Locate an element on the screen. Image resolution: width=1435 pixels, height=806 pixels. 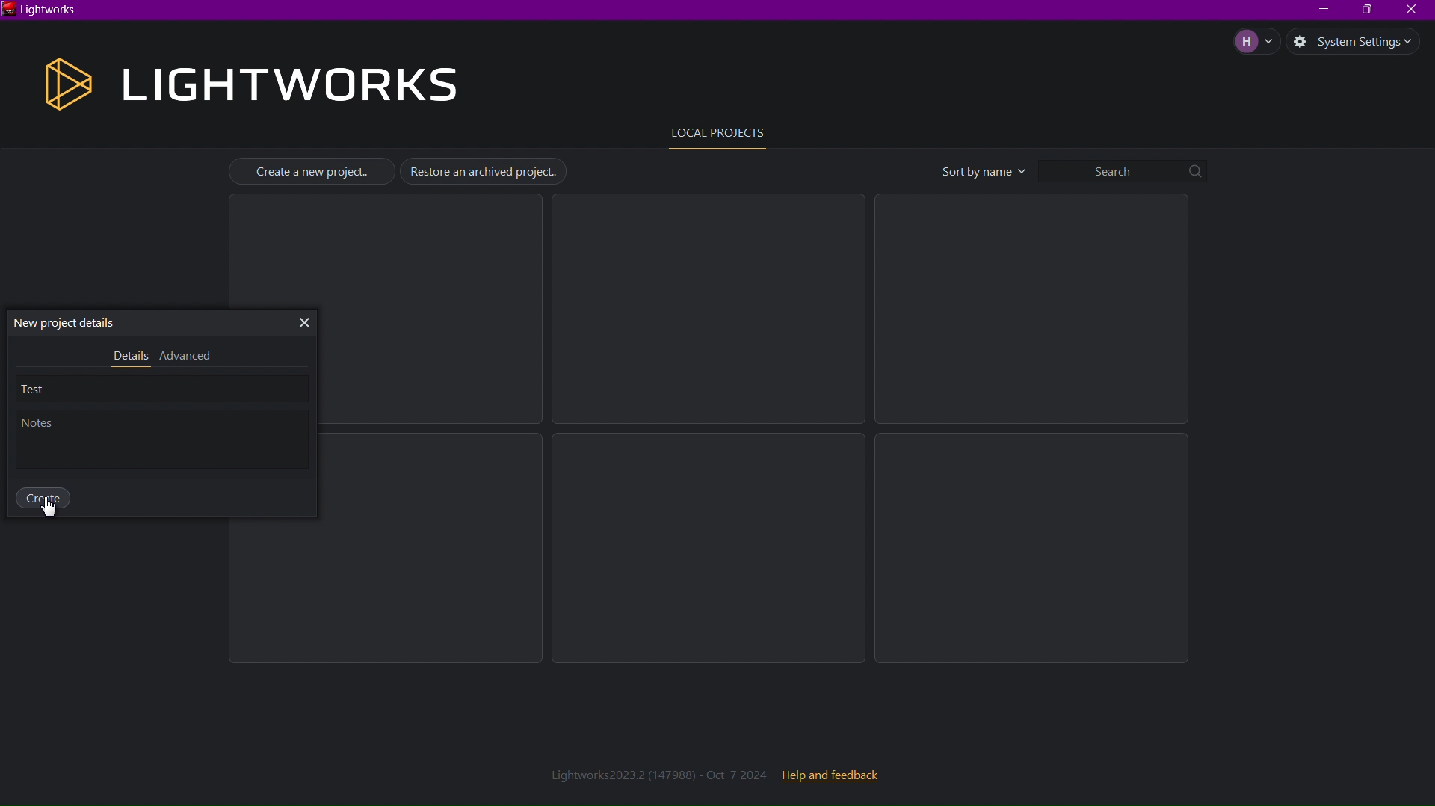
Empty Project is located at coordinates (1032, 310).